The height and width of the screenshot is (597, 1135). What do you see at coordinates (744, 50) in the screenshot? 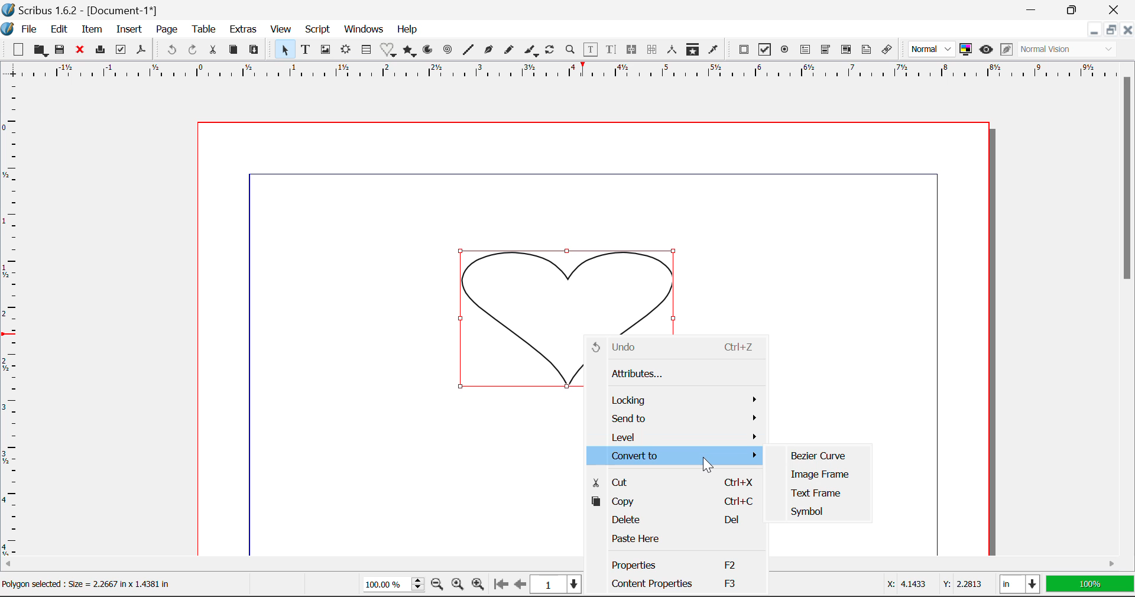
I see `Pdf Push Button` at bounding box center [744, 50].